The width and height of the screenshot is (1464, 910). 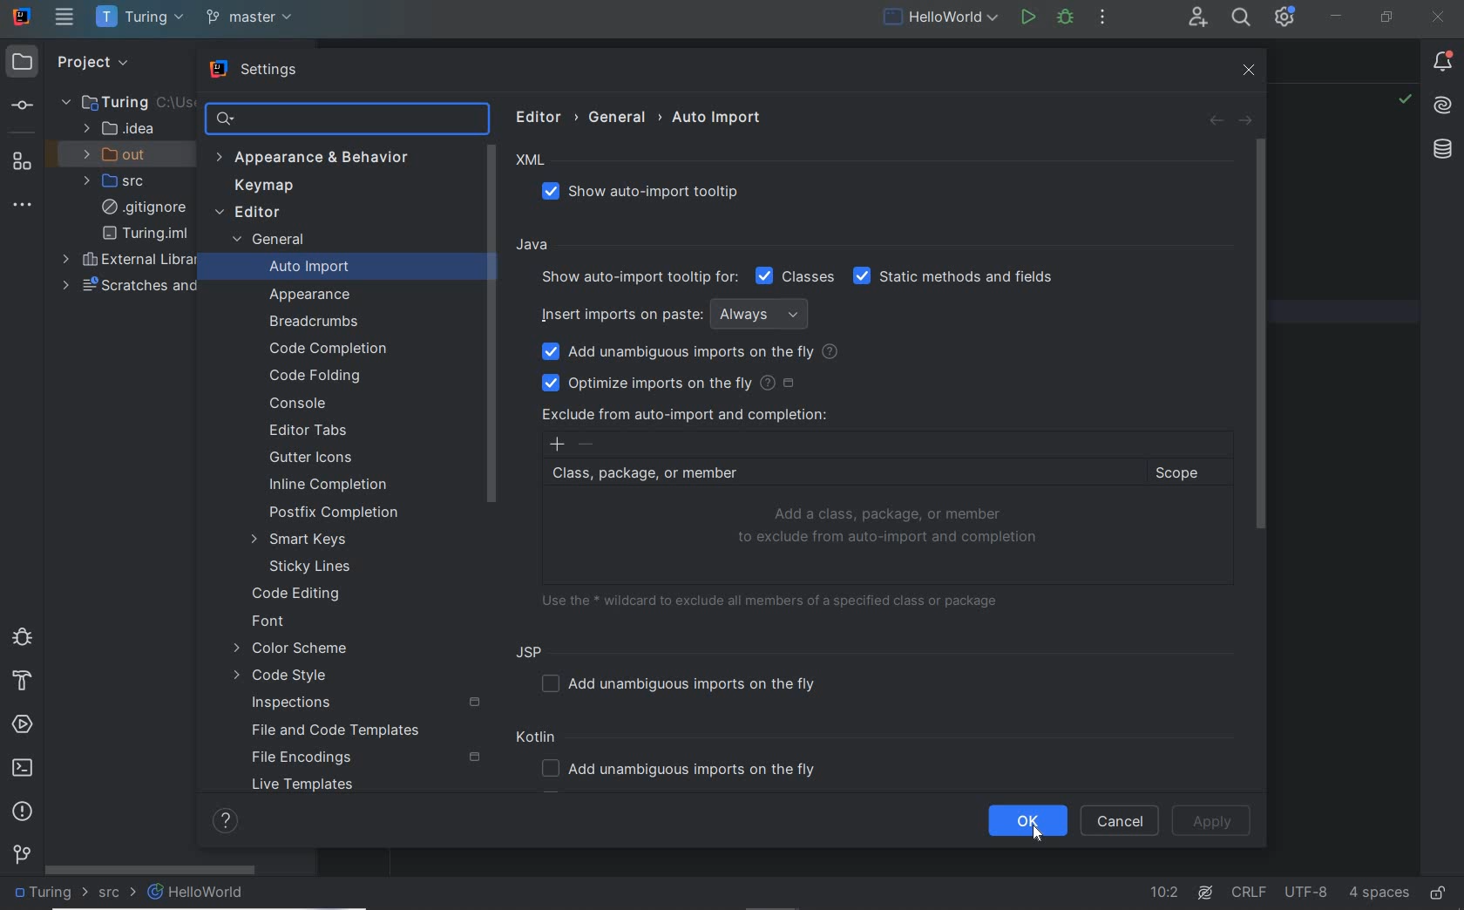 I want to click on CLASSES, so click(x=796, y=275).